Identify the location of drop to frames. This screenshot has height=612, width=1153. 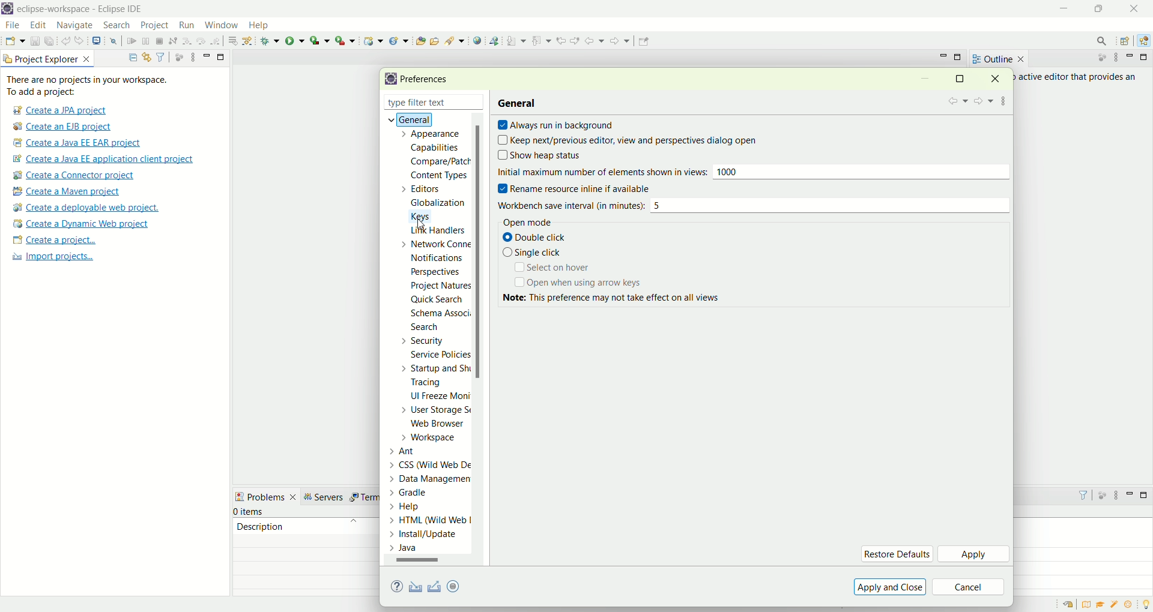
(234, 41).